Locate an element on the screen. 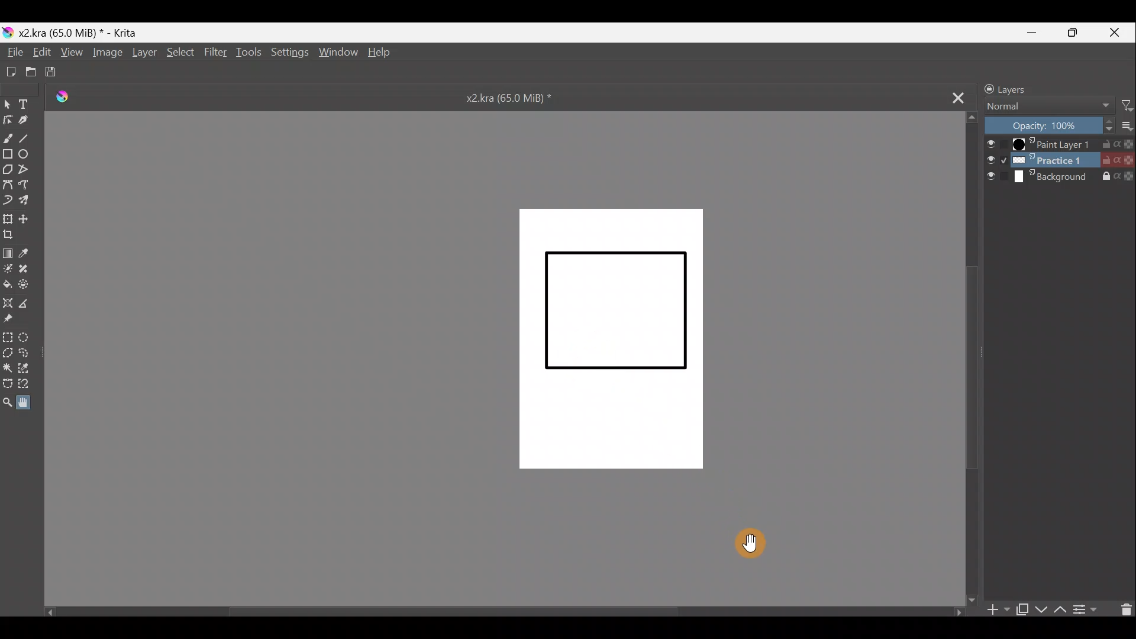 This screenshot has height=639, width=1136. Text tool is located at coordinates (27, 105).